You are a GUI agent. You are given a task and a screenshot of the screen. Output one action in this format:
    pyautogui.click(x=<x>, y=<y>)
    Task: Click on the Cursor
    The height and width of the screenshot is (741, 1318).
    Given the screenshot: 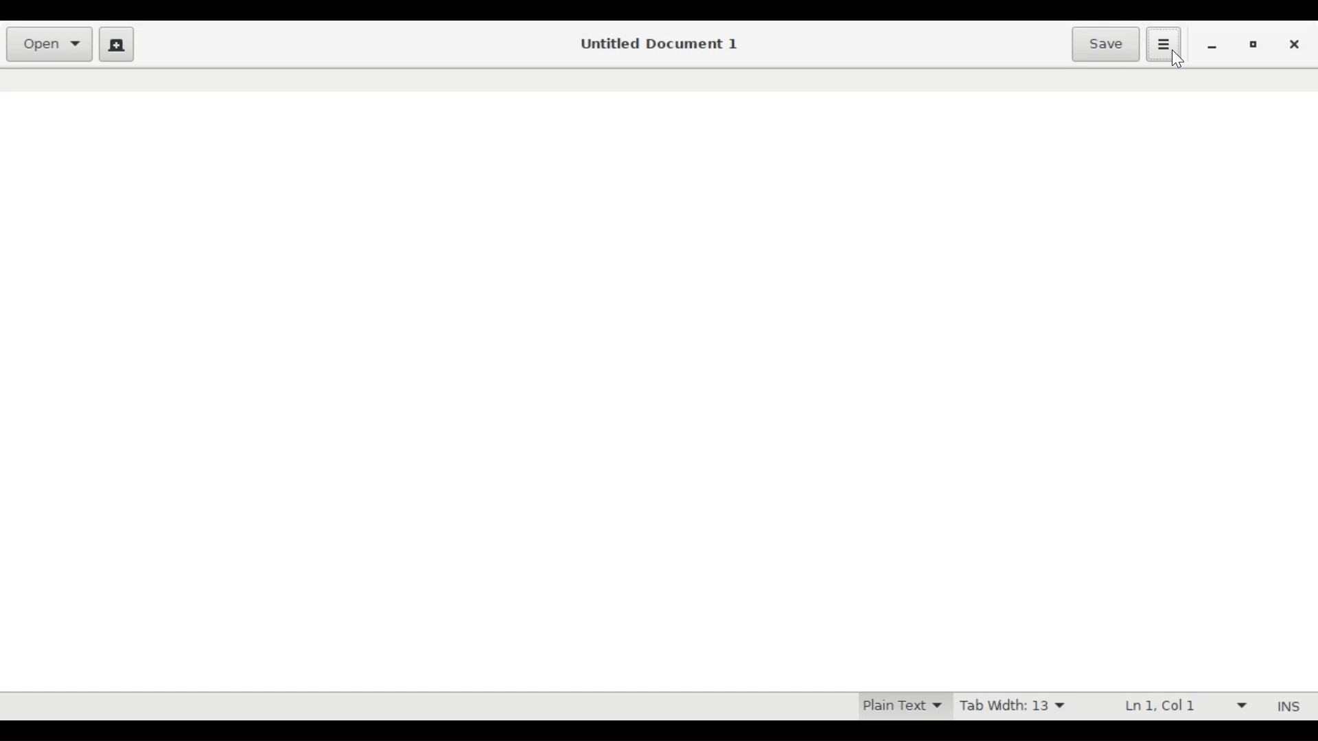 What is the action you would take?
    pyautogui.click(x=1172, y=59)
    